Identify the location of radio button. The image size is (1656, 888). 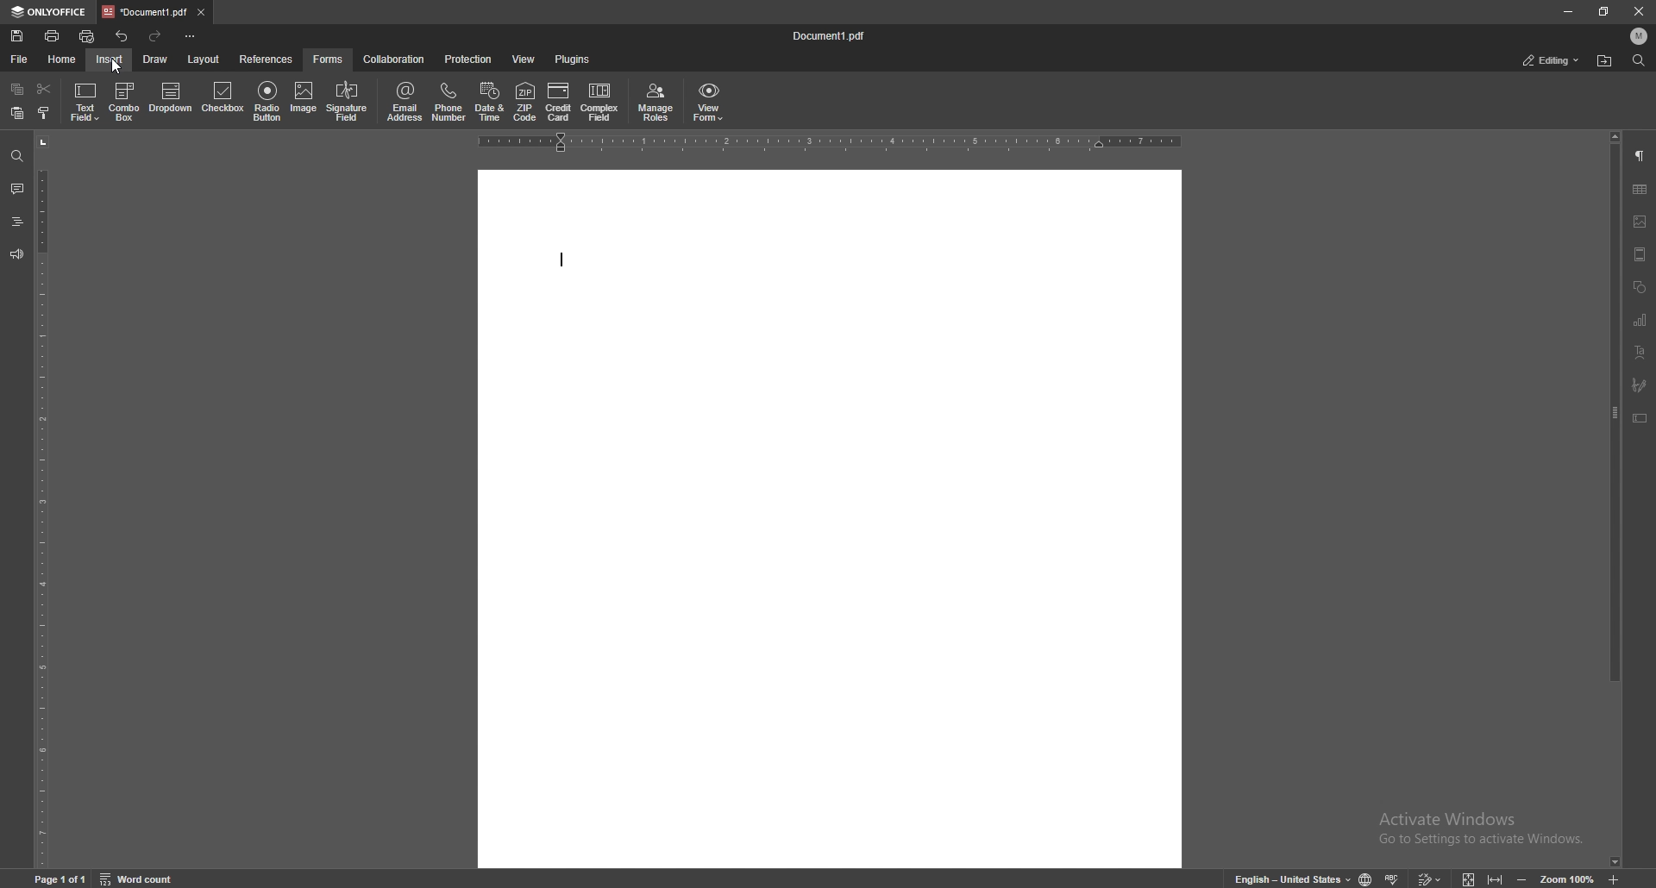
(267, 98).